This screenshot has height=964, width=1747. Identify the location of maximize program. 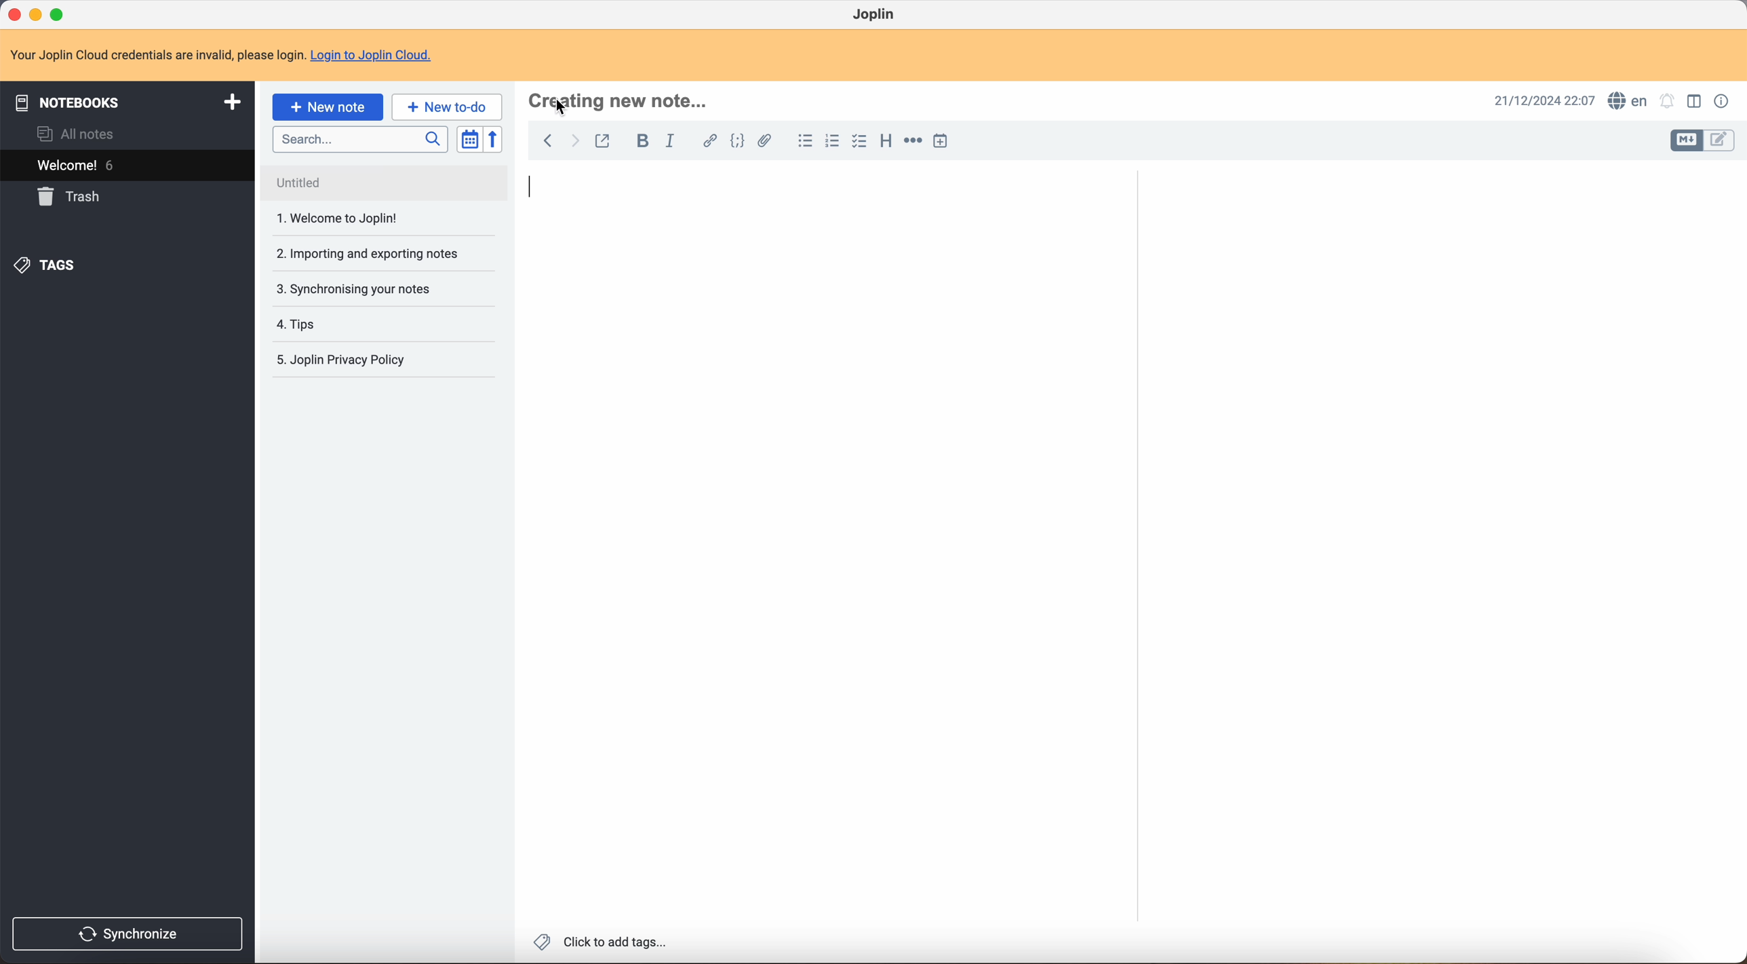
(60, 14).